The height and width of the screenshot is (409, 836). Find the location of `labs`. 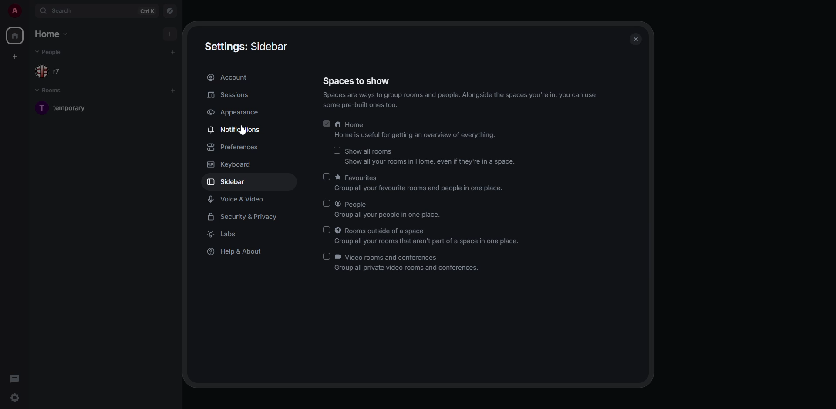

labs is located at coordinates (226, 234).